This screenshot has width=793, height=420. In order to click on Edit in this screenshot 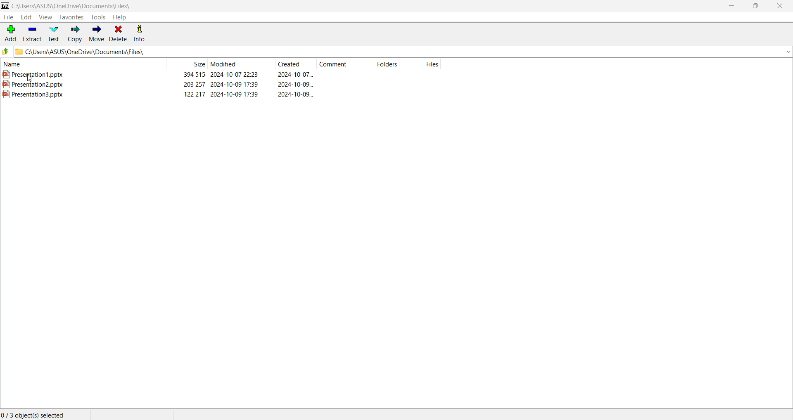, I will do `click(26, 17)`.